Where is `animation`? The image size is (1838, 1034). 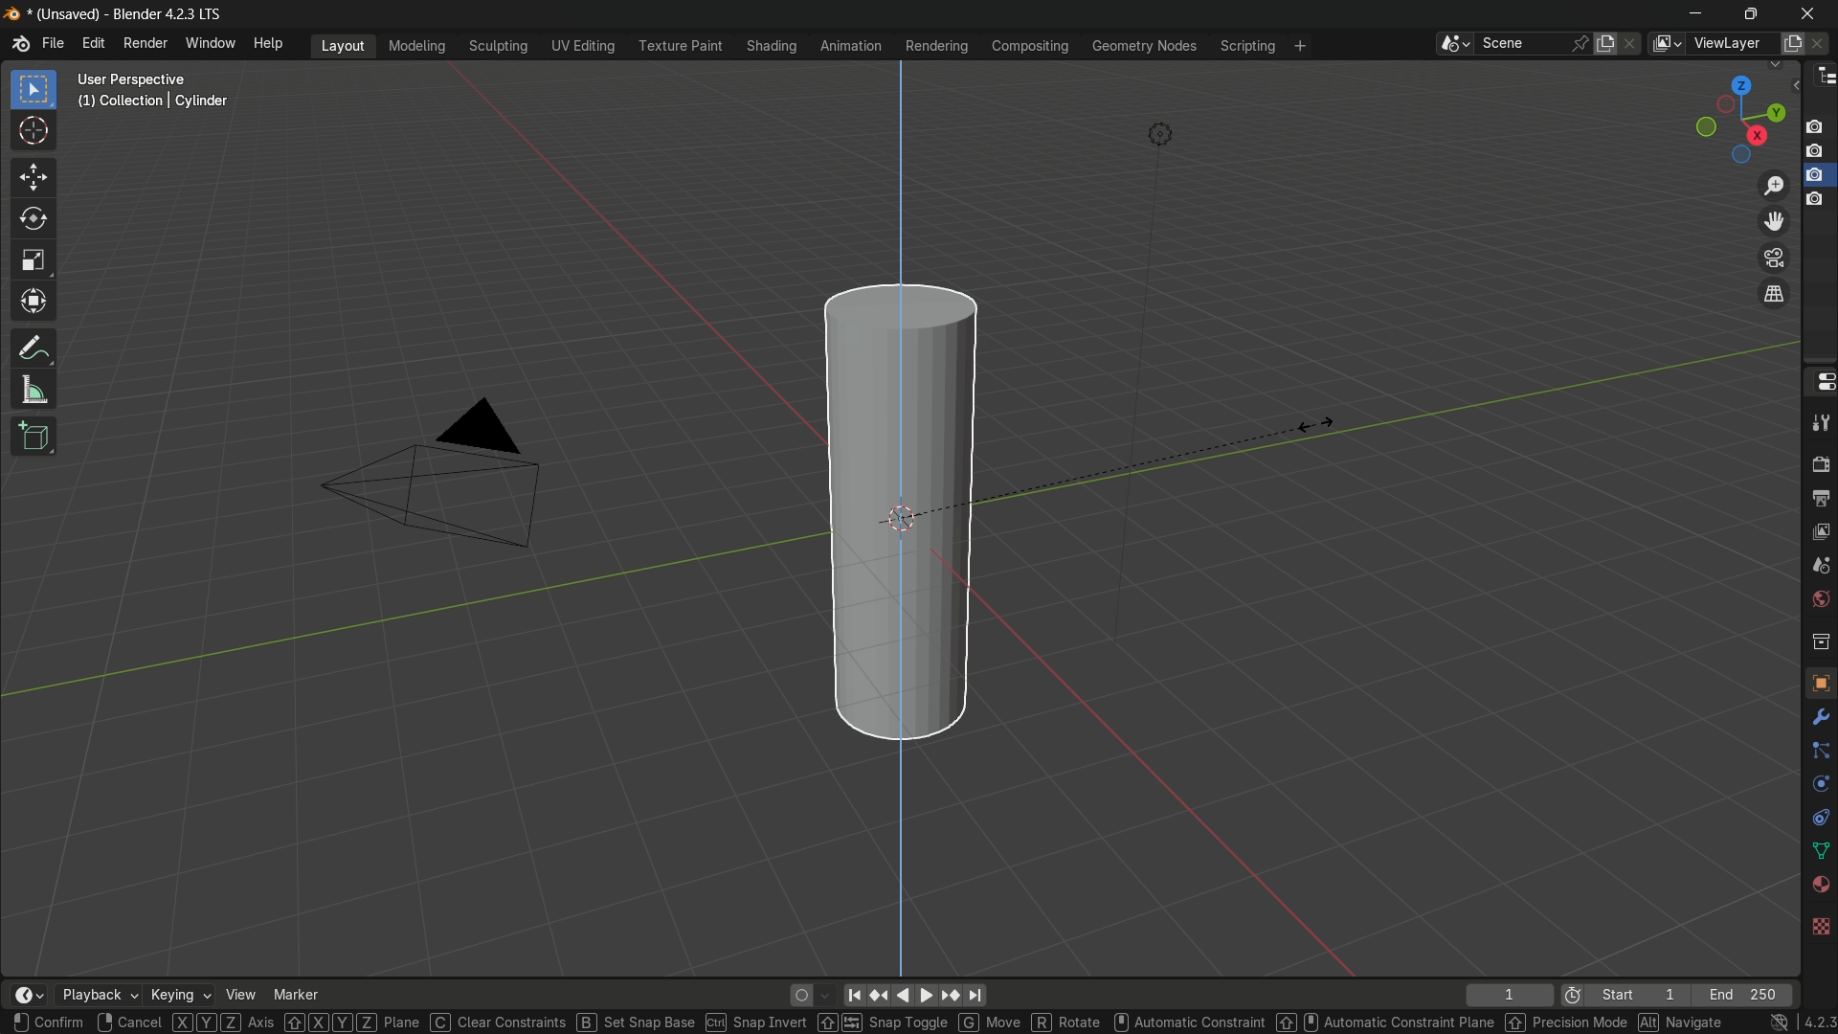
animation is located at coordinates (851, 46).